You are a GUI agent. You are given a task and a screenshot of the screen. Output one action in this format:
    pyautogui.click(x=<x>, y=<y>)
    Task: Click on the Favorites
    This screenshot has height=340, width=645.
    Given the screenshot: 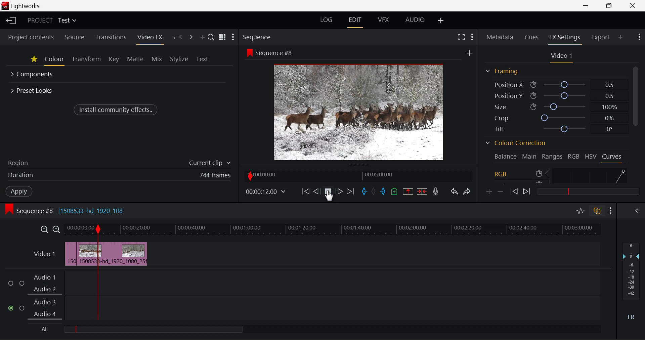 What is the action you would take?
    pyautogui.click(x=34, y=60)
    